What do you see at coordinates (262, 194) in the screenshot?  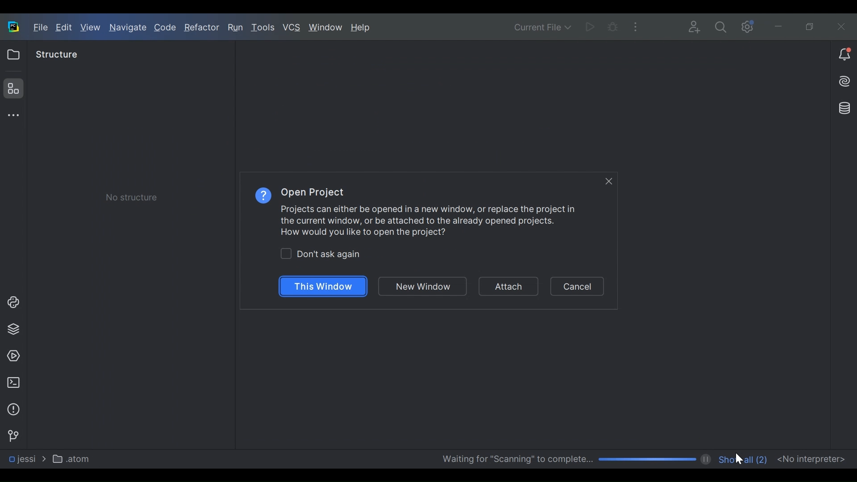 I see `Help` at bounding box center [262, 194].